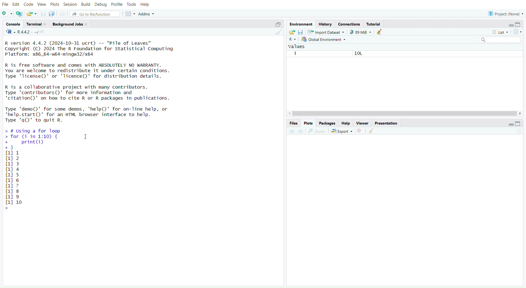  I want to click on edit, so click(16, 5).